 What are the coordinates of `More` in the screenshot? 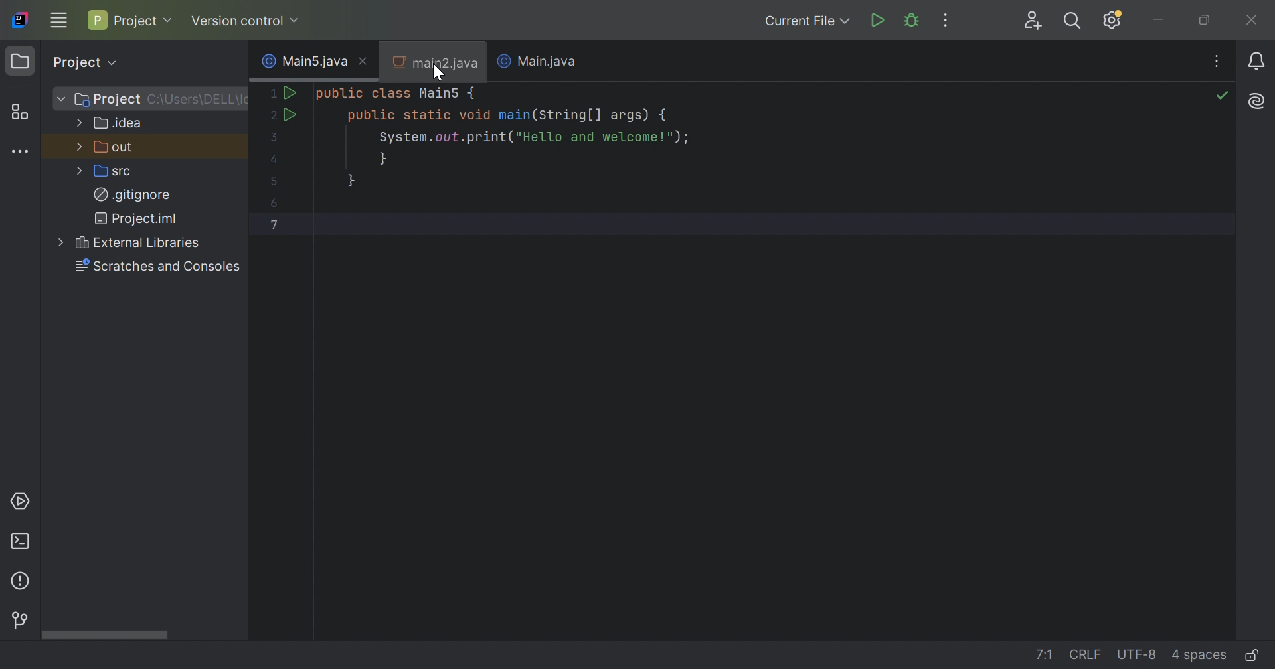 It's located at (63, 242).